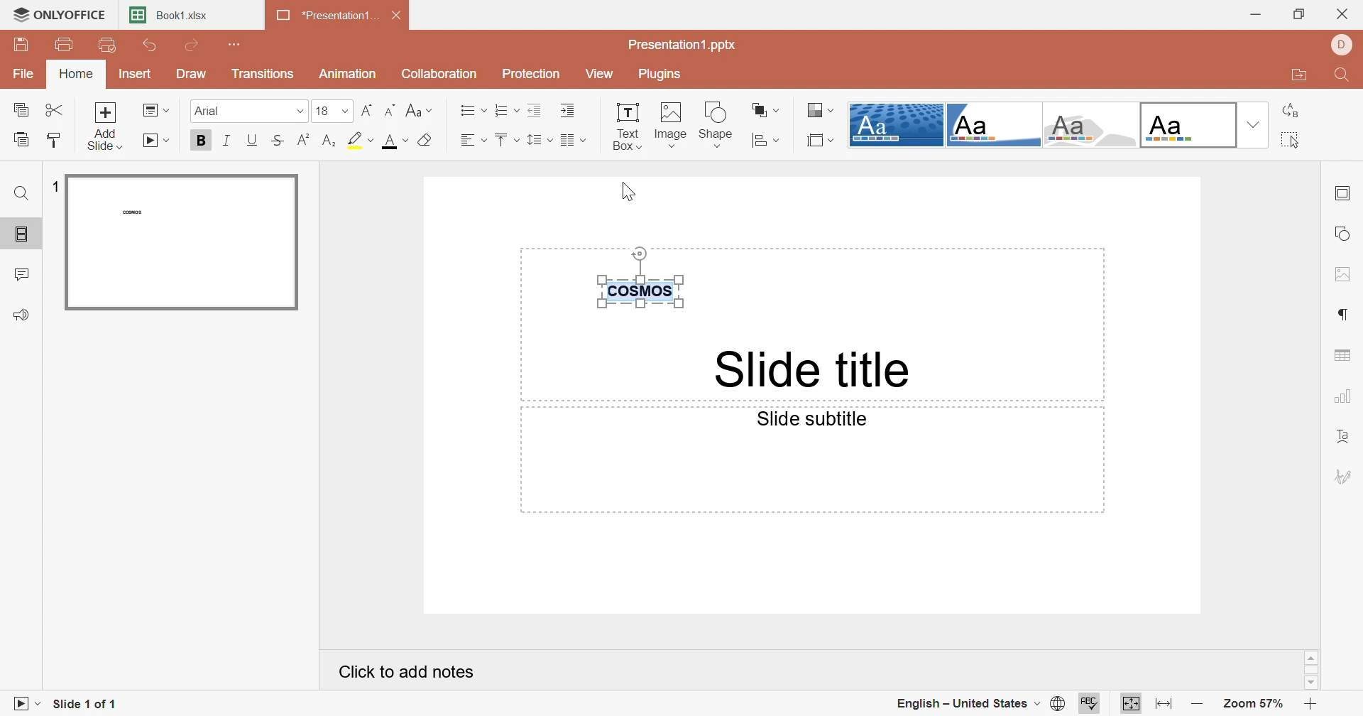 The height and width of the screenshot is (716, 1363). Describe the element at coordinates (324, 15) in the screenshot. I see `*Presentation1...` at that location.